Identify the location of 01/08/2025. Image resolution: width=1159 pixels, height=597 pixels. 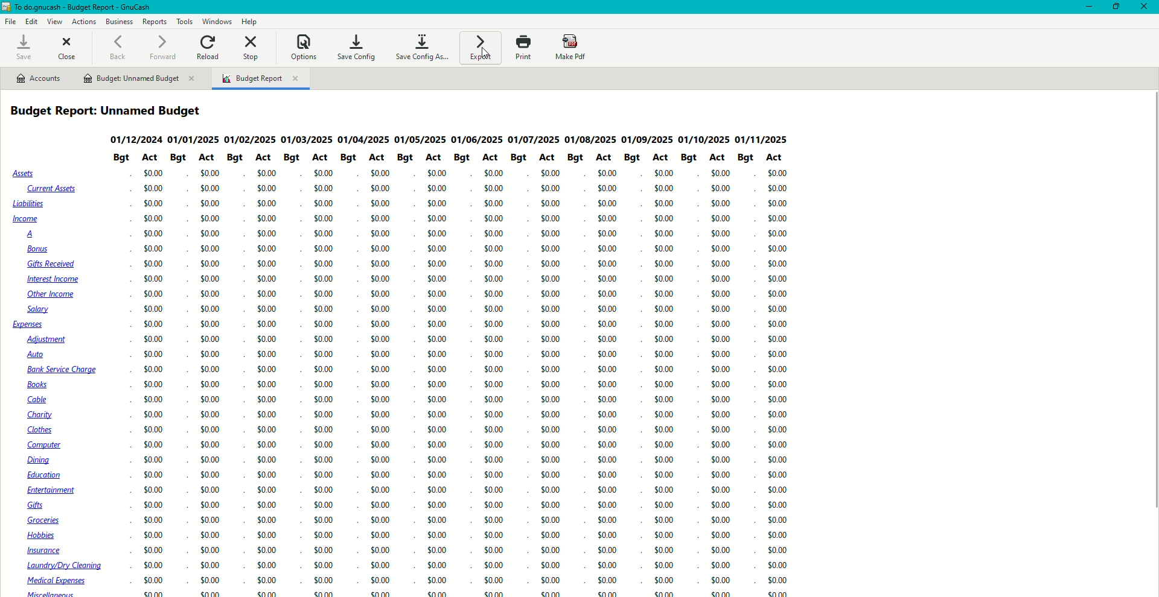
(589, 141).